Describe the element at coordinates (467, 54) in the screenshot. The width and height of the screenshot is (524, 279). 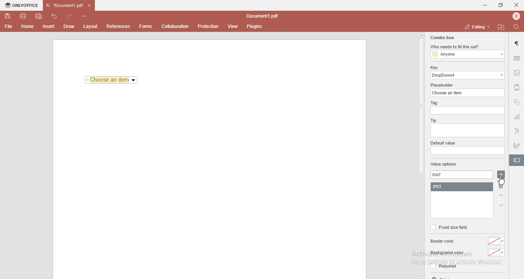
I see `anyone` at that location.